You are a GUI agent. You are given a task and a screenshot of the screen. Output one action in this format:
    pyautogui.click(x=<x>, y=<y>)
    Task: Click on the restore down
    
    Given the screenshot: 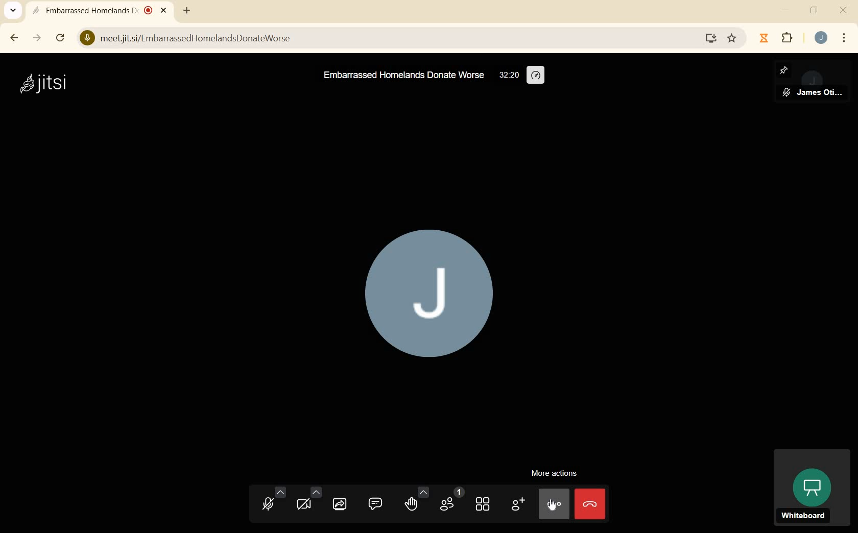 What is the action you would take?
    pyautogui.click(x=814, y=11)
    